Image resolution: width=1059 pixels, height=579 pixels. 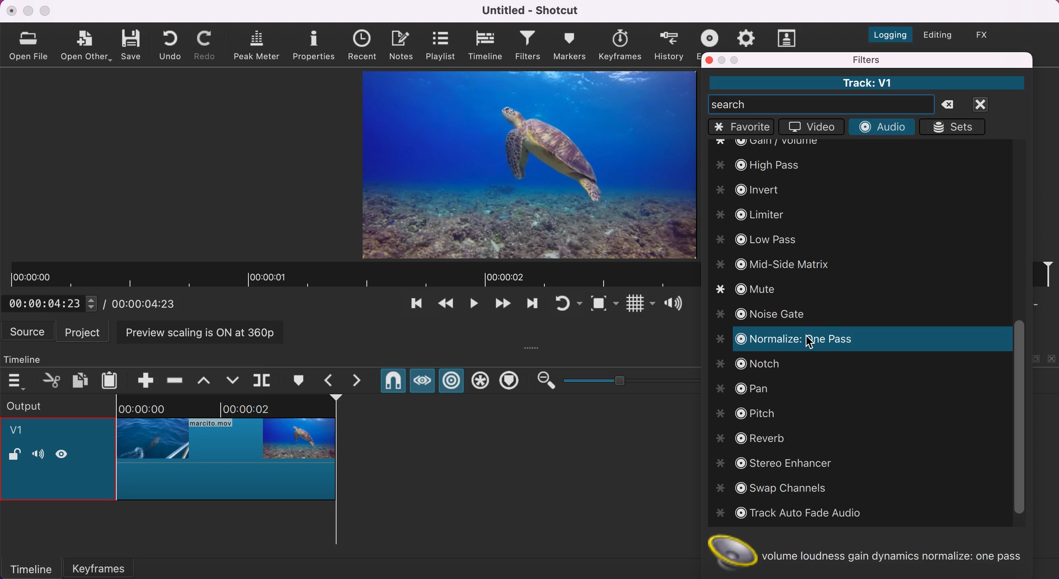 I want to click on save, so click(x=132, y=44).